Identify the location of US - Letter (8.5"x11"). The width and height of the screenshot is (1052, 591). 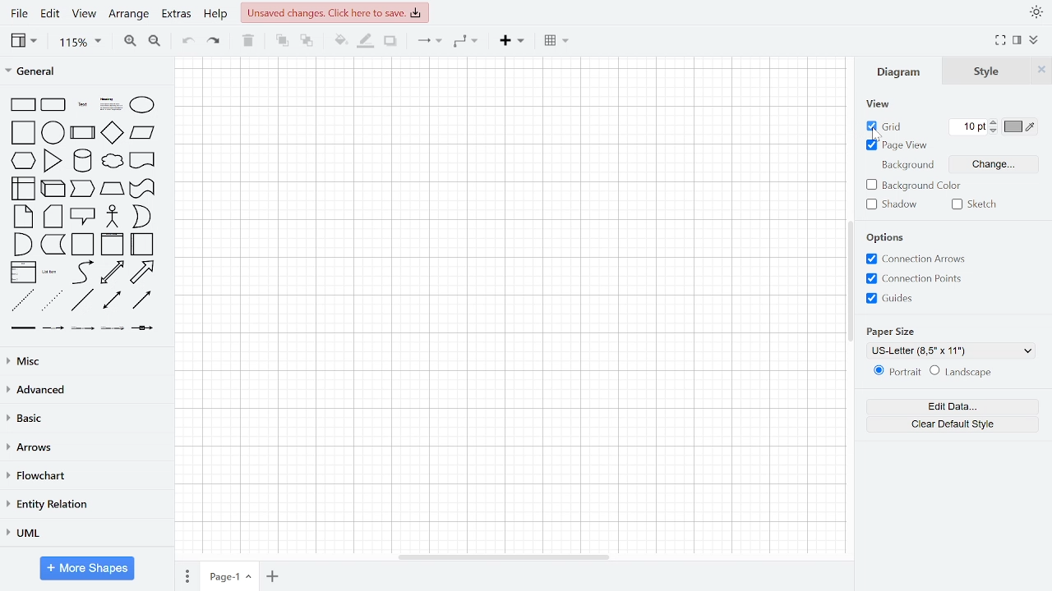
(949, 350).